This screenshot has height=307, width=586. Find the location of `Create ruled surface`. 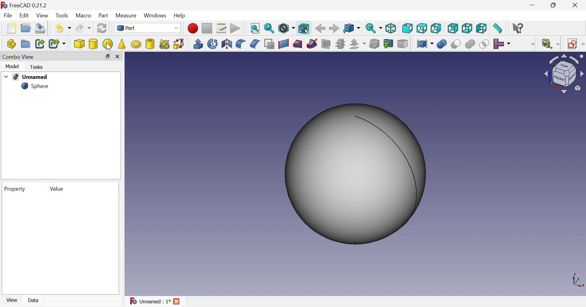

Create ruled surface is located at coordinates (284, 44).